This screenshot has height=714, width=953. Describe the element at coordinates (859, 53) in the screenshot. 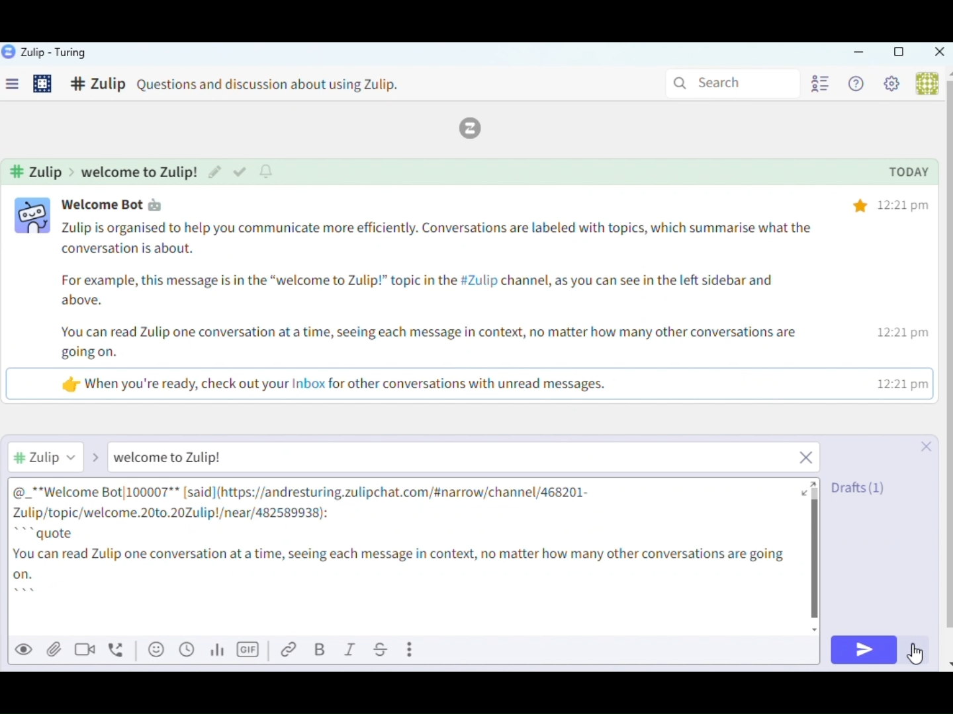

I see `Minimize` at that location.